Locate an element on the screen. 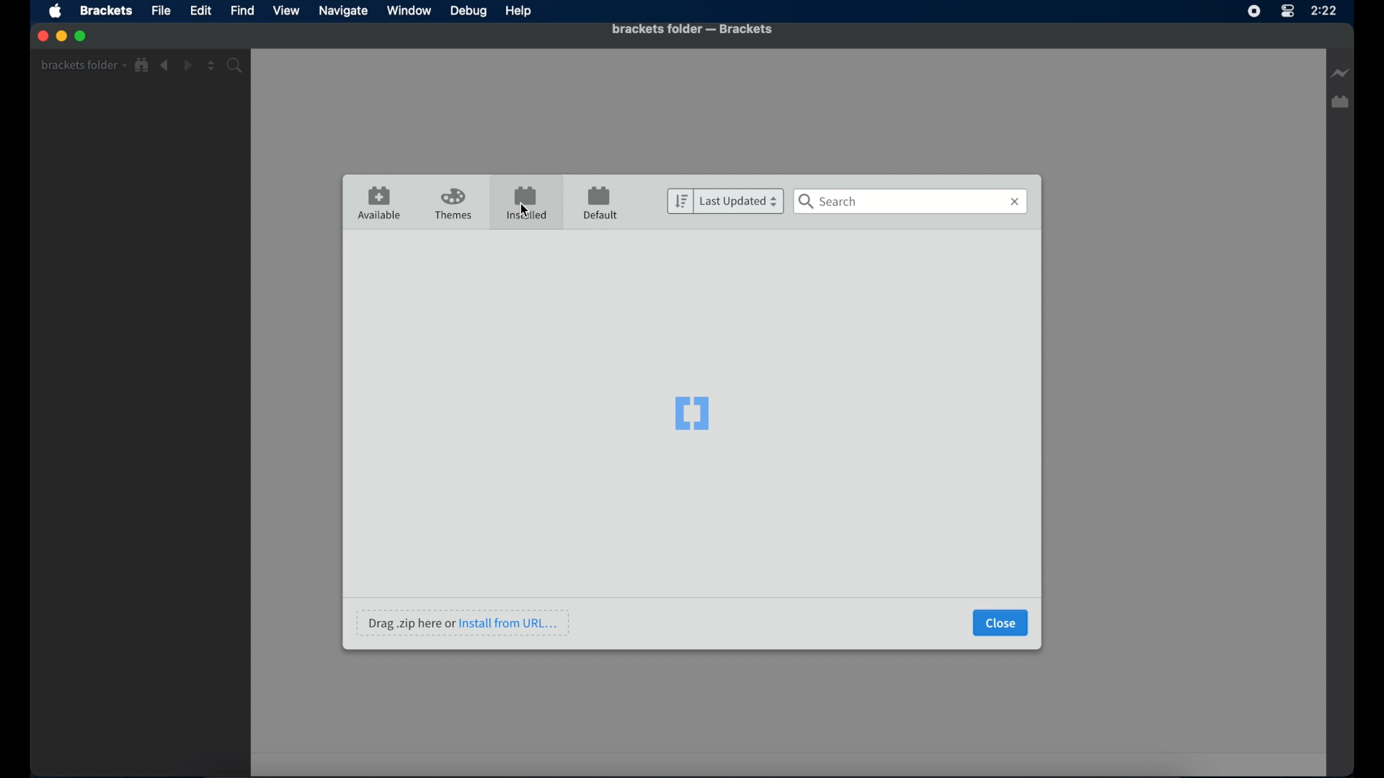 The height and width of the screenshot is (778, 1384). search bar is located at coordinates (912, 202).